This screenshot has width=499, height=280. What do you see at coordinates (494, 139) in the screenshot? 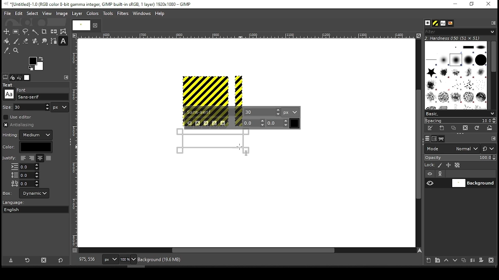
I see `configure this tab` at bounding box center [494, 139].